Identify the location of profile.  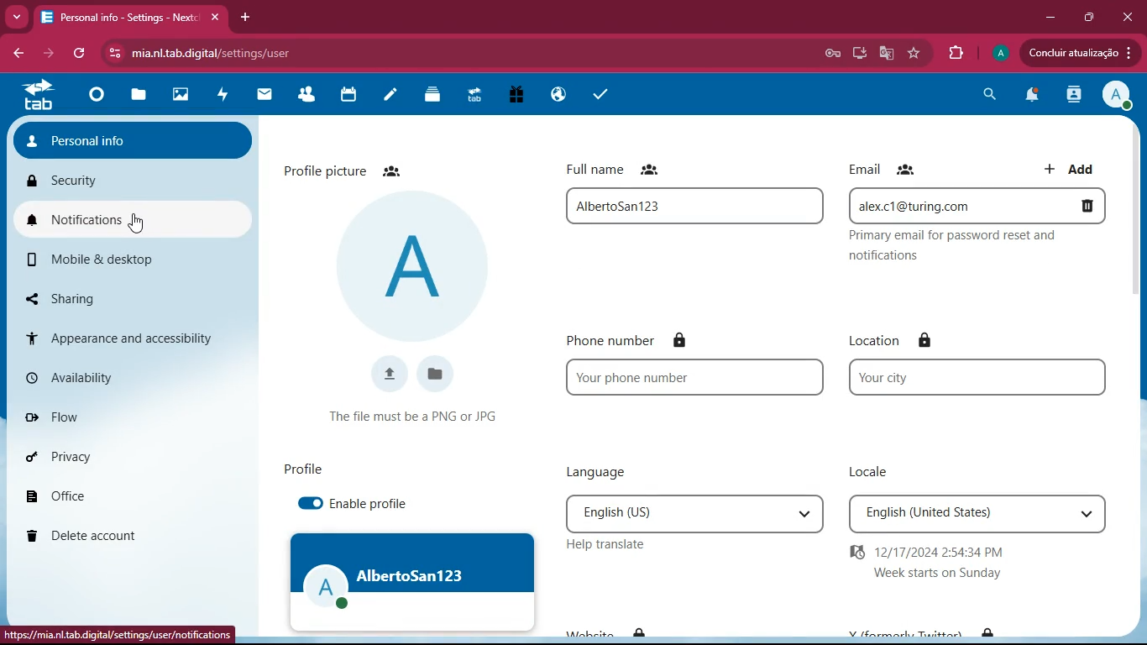
(1116, 97).